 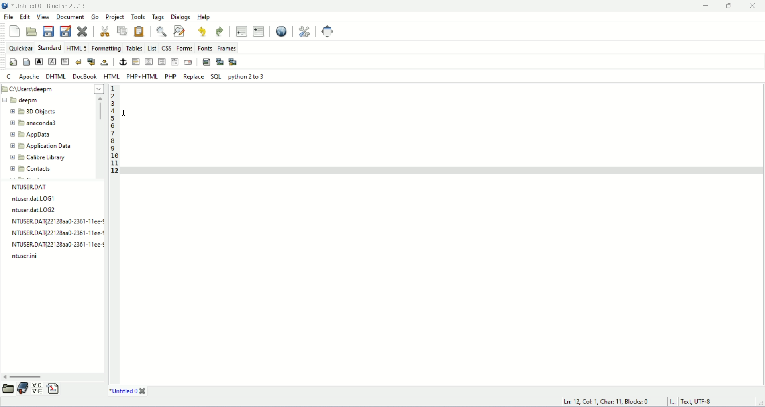 What do you see at coordinates (24, 16) in the screenshot?
I see `edit` at bounding box center [24, 16].